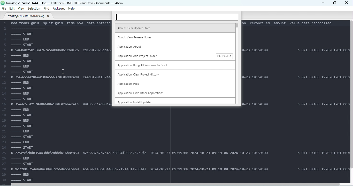  What do you see at coordinates (173, 74) in the screenshot?
I see `Application: Clear project history` at bounding box center [173, 74].